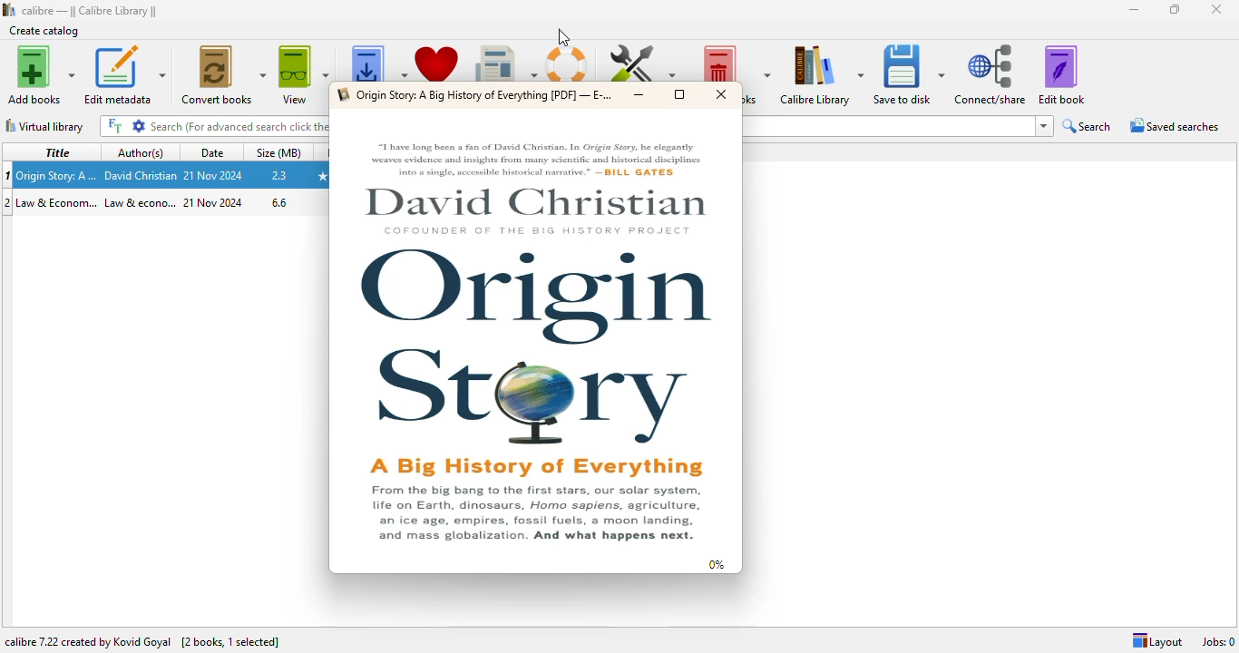  I want to click on calibre 7.22 created by Kovid Goyal, so click(88, 641).